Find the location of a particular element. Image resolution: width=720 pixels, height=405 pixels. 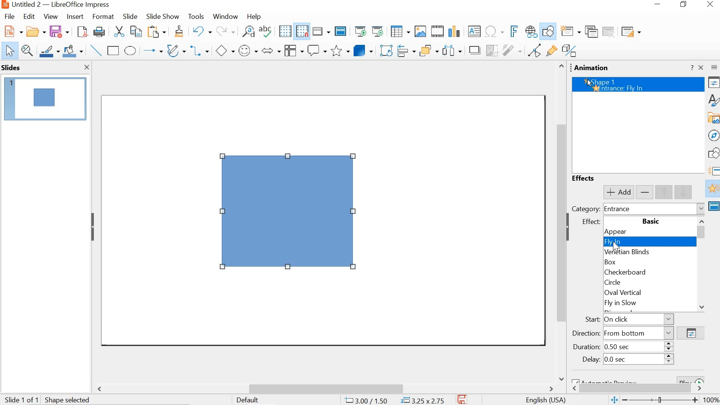

save is located at coordinates (463, 399).